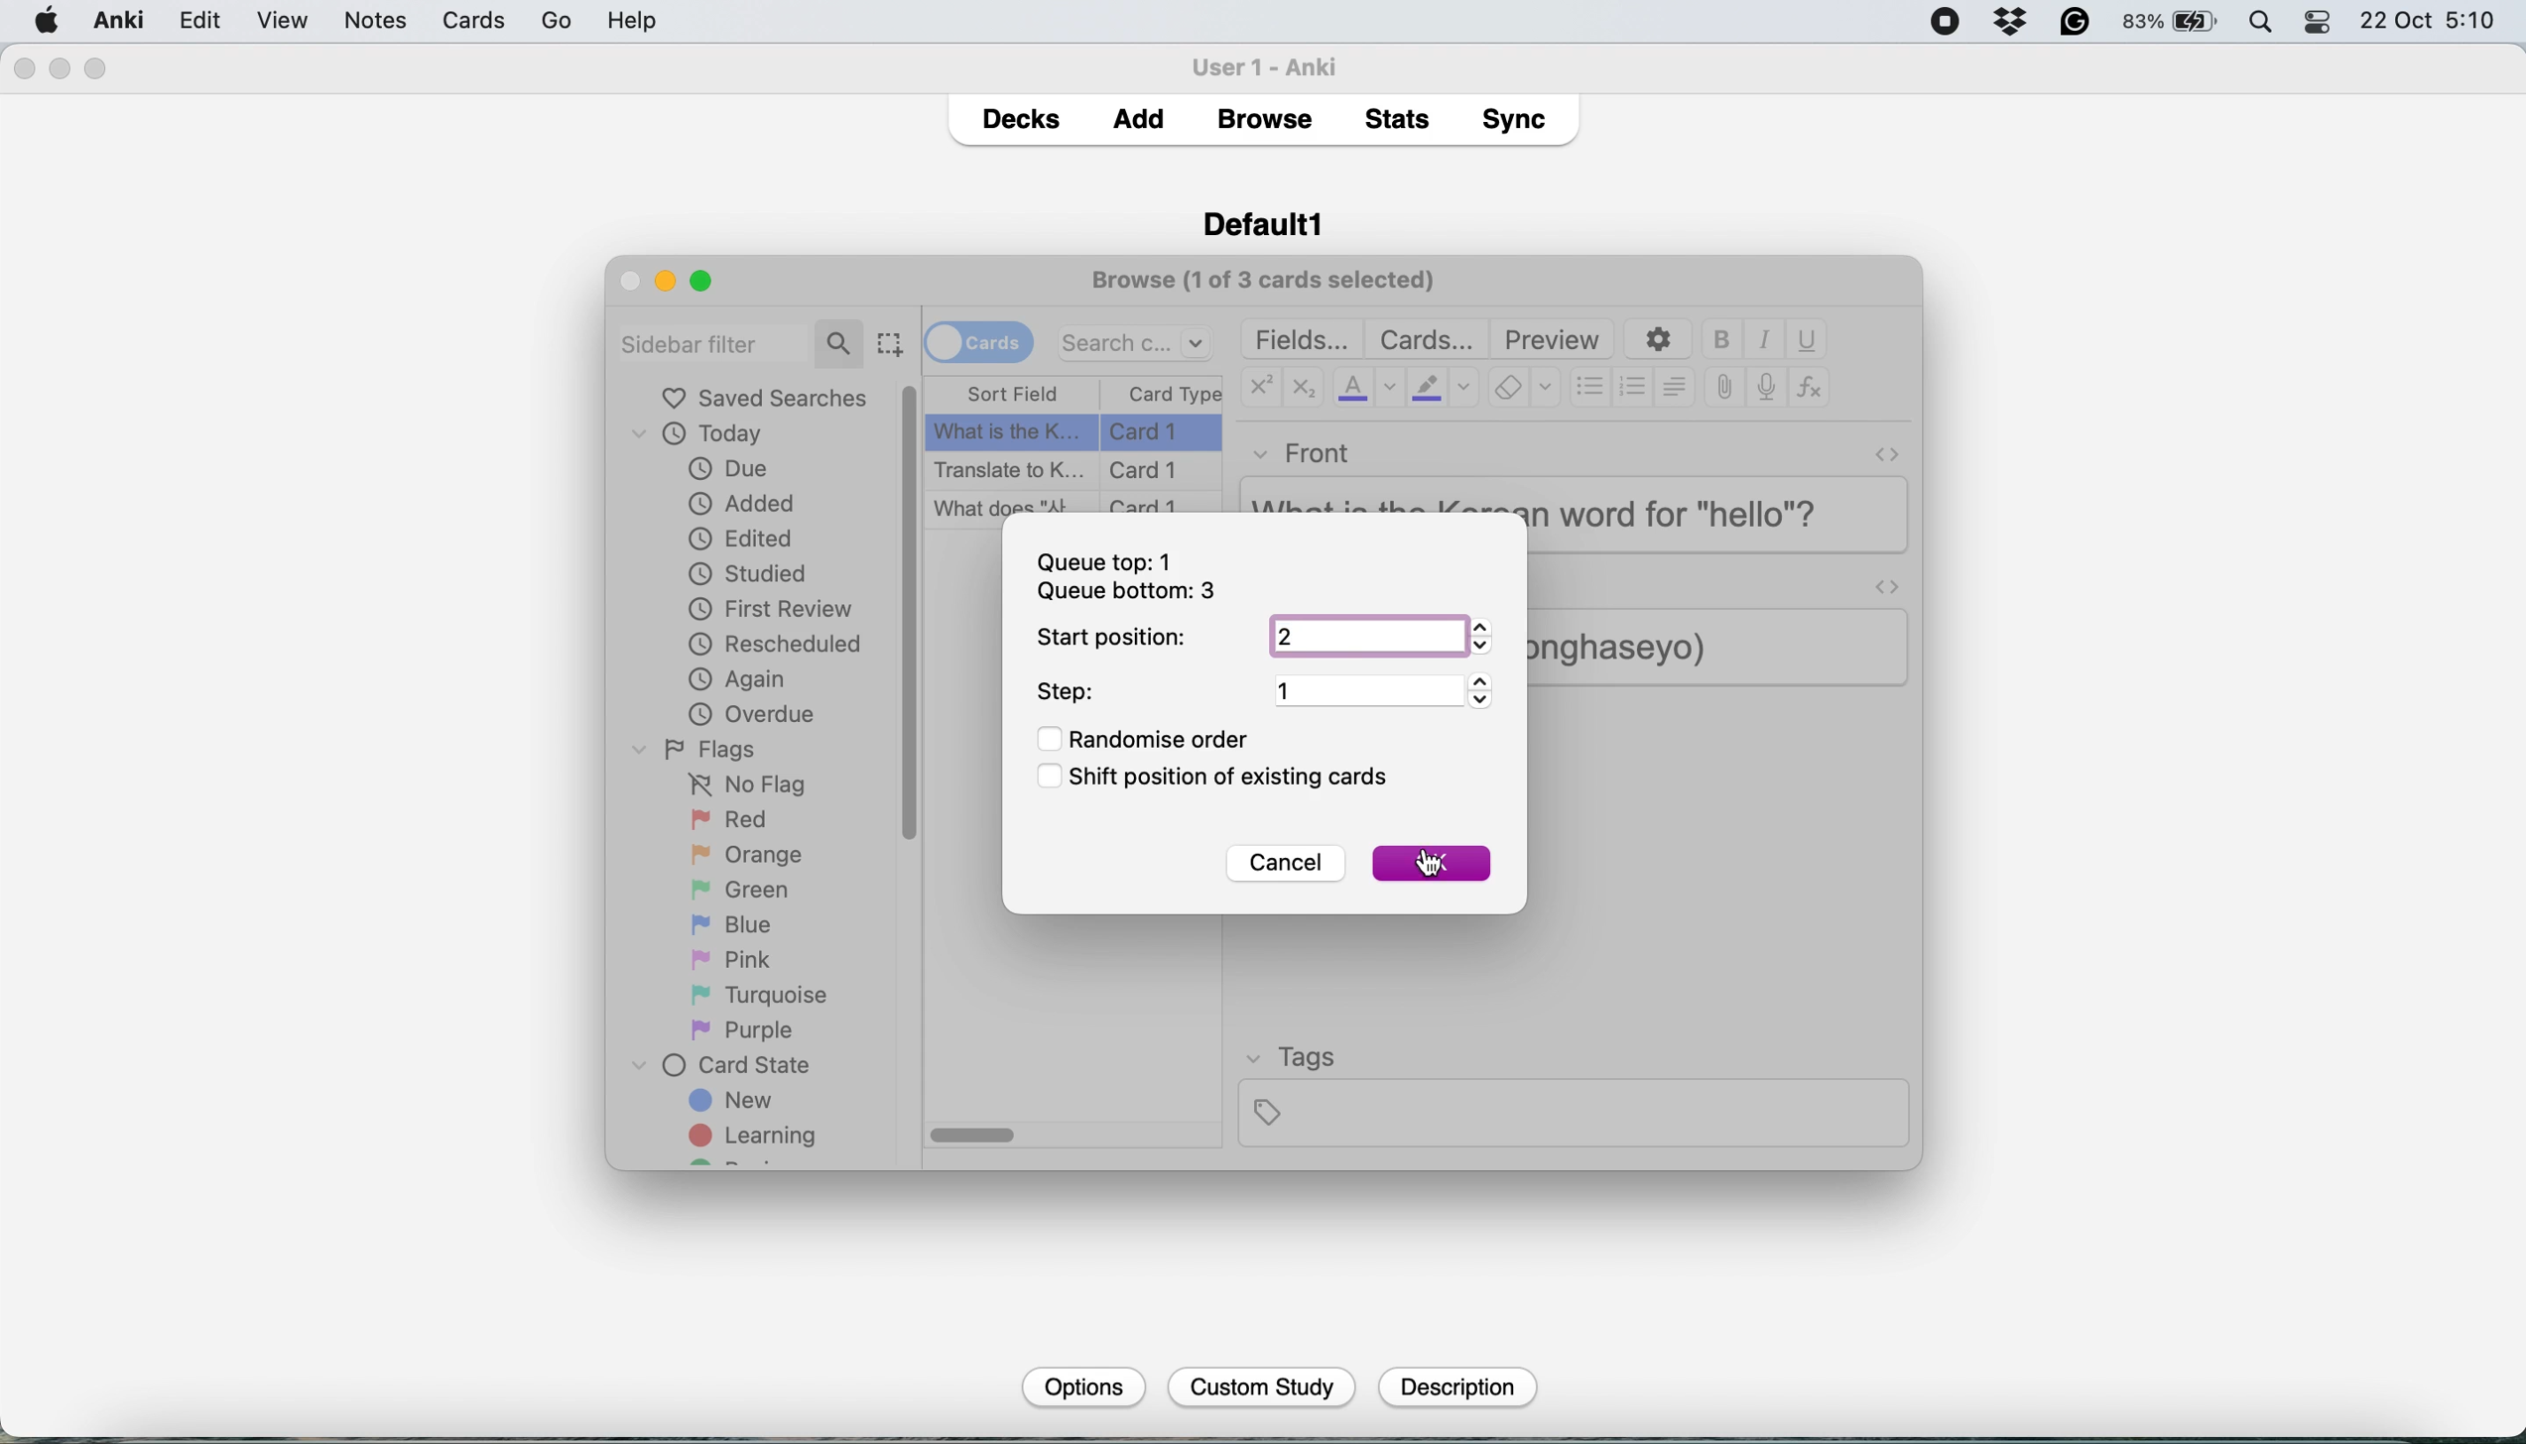 Image resolution: width=2526 pixels, height=1444 pixels. Describe the element at coordinates (1020, 114) in the screenshot. I see `Decks` at that location.